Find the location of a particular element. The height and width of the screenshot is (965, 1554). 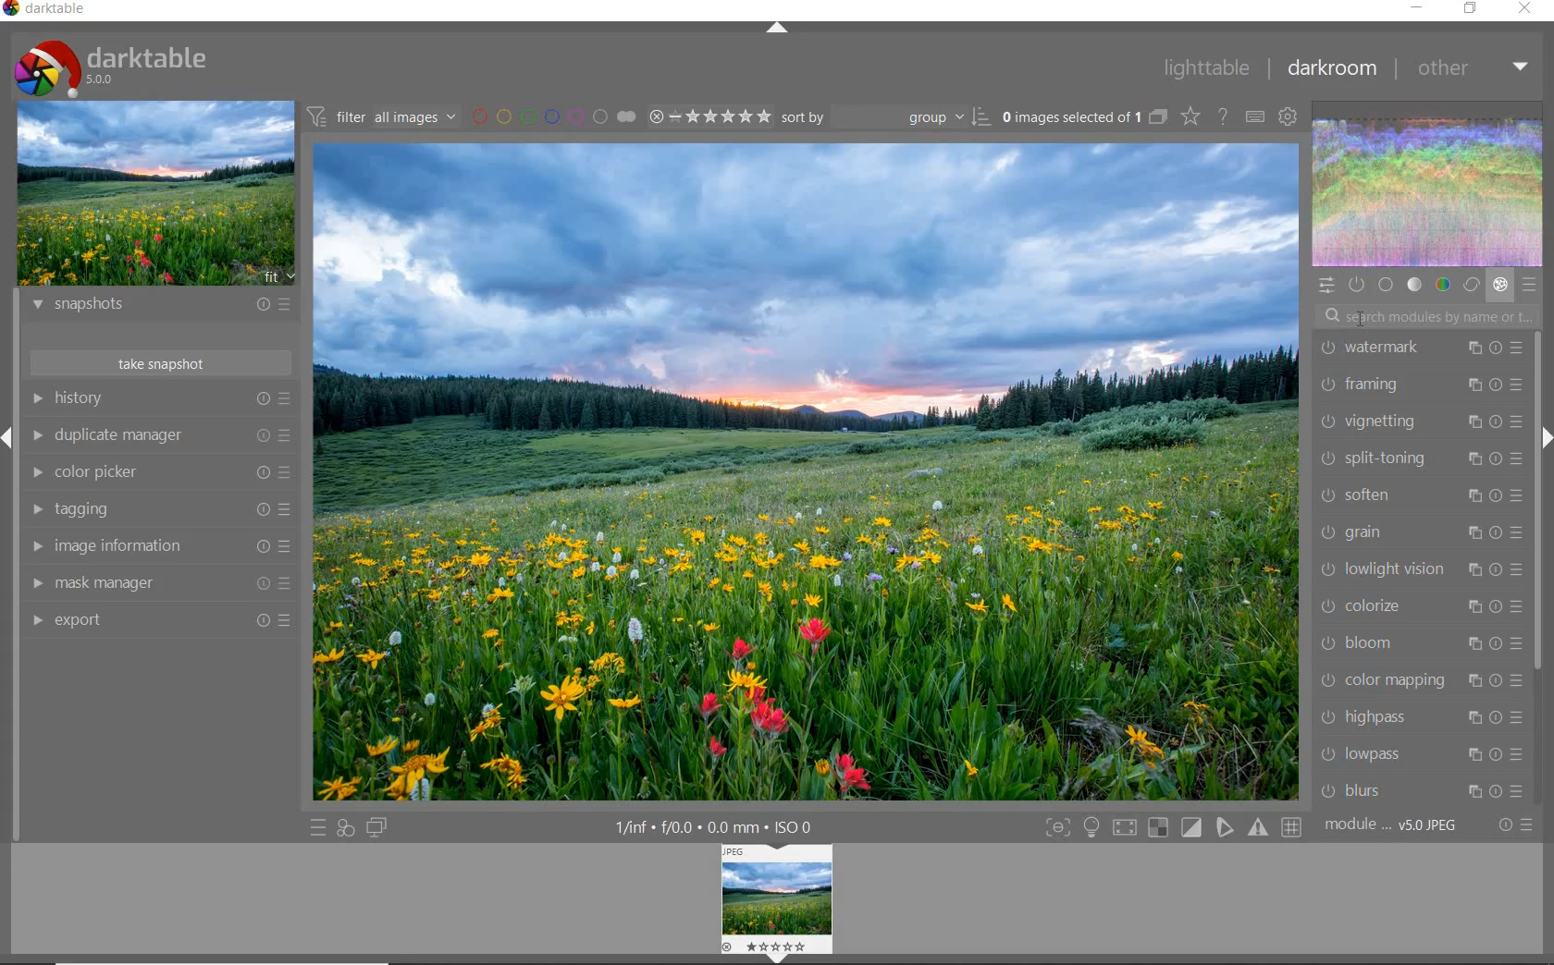

highpass is located at coordinates (1418, 716).